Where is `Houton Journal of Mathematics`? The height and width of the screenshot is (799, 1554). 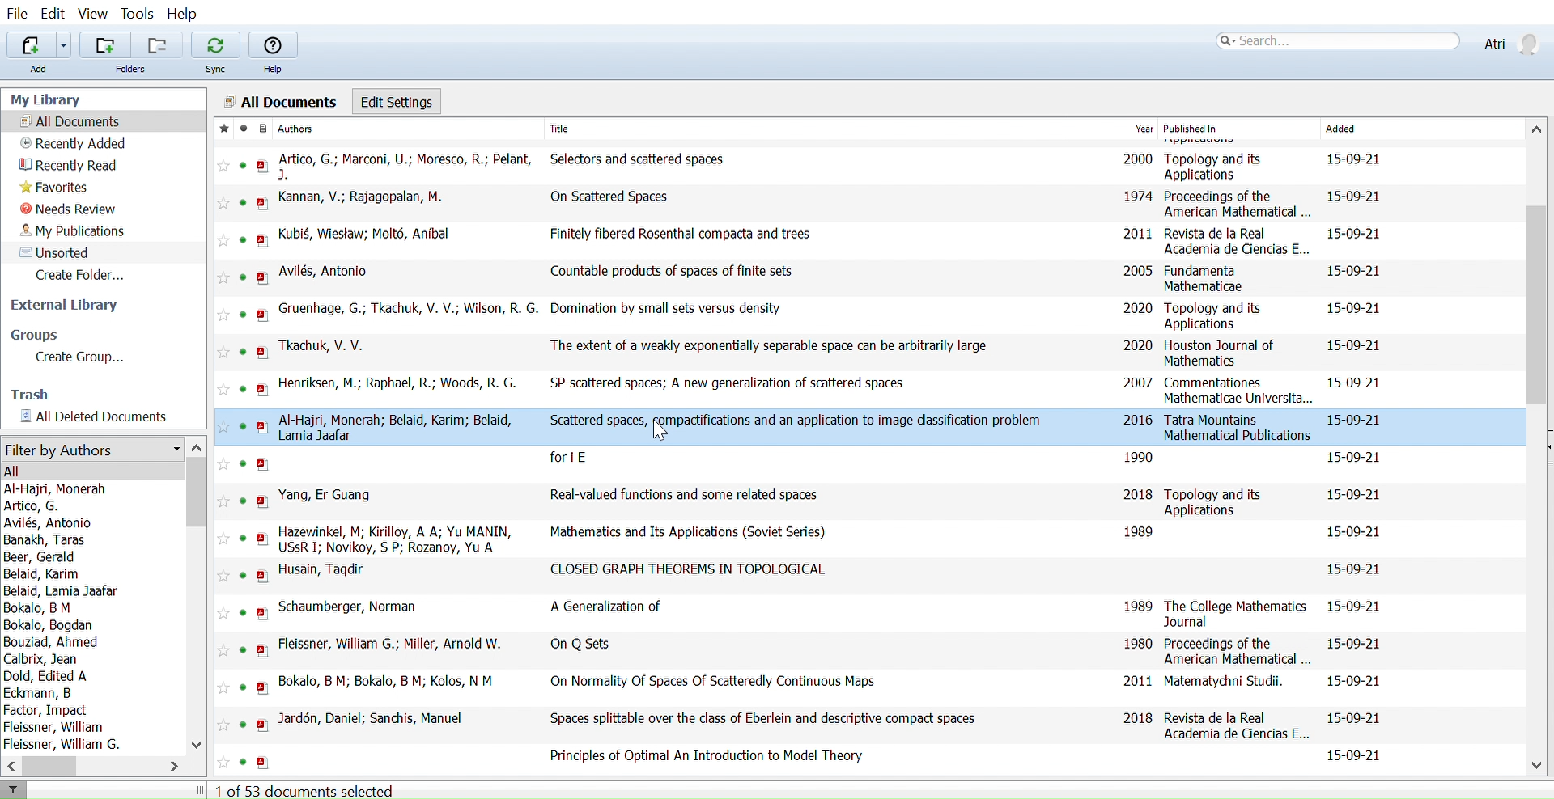 Houton Journal of Mathematics is located at coordinates (1222, 353).